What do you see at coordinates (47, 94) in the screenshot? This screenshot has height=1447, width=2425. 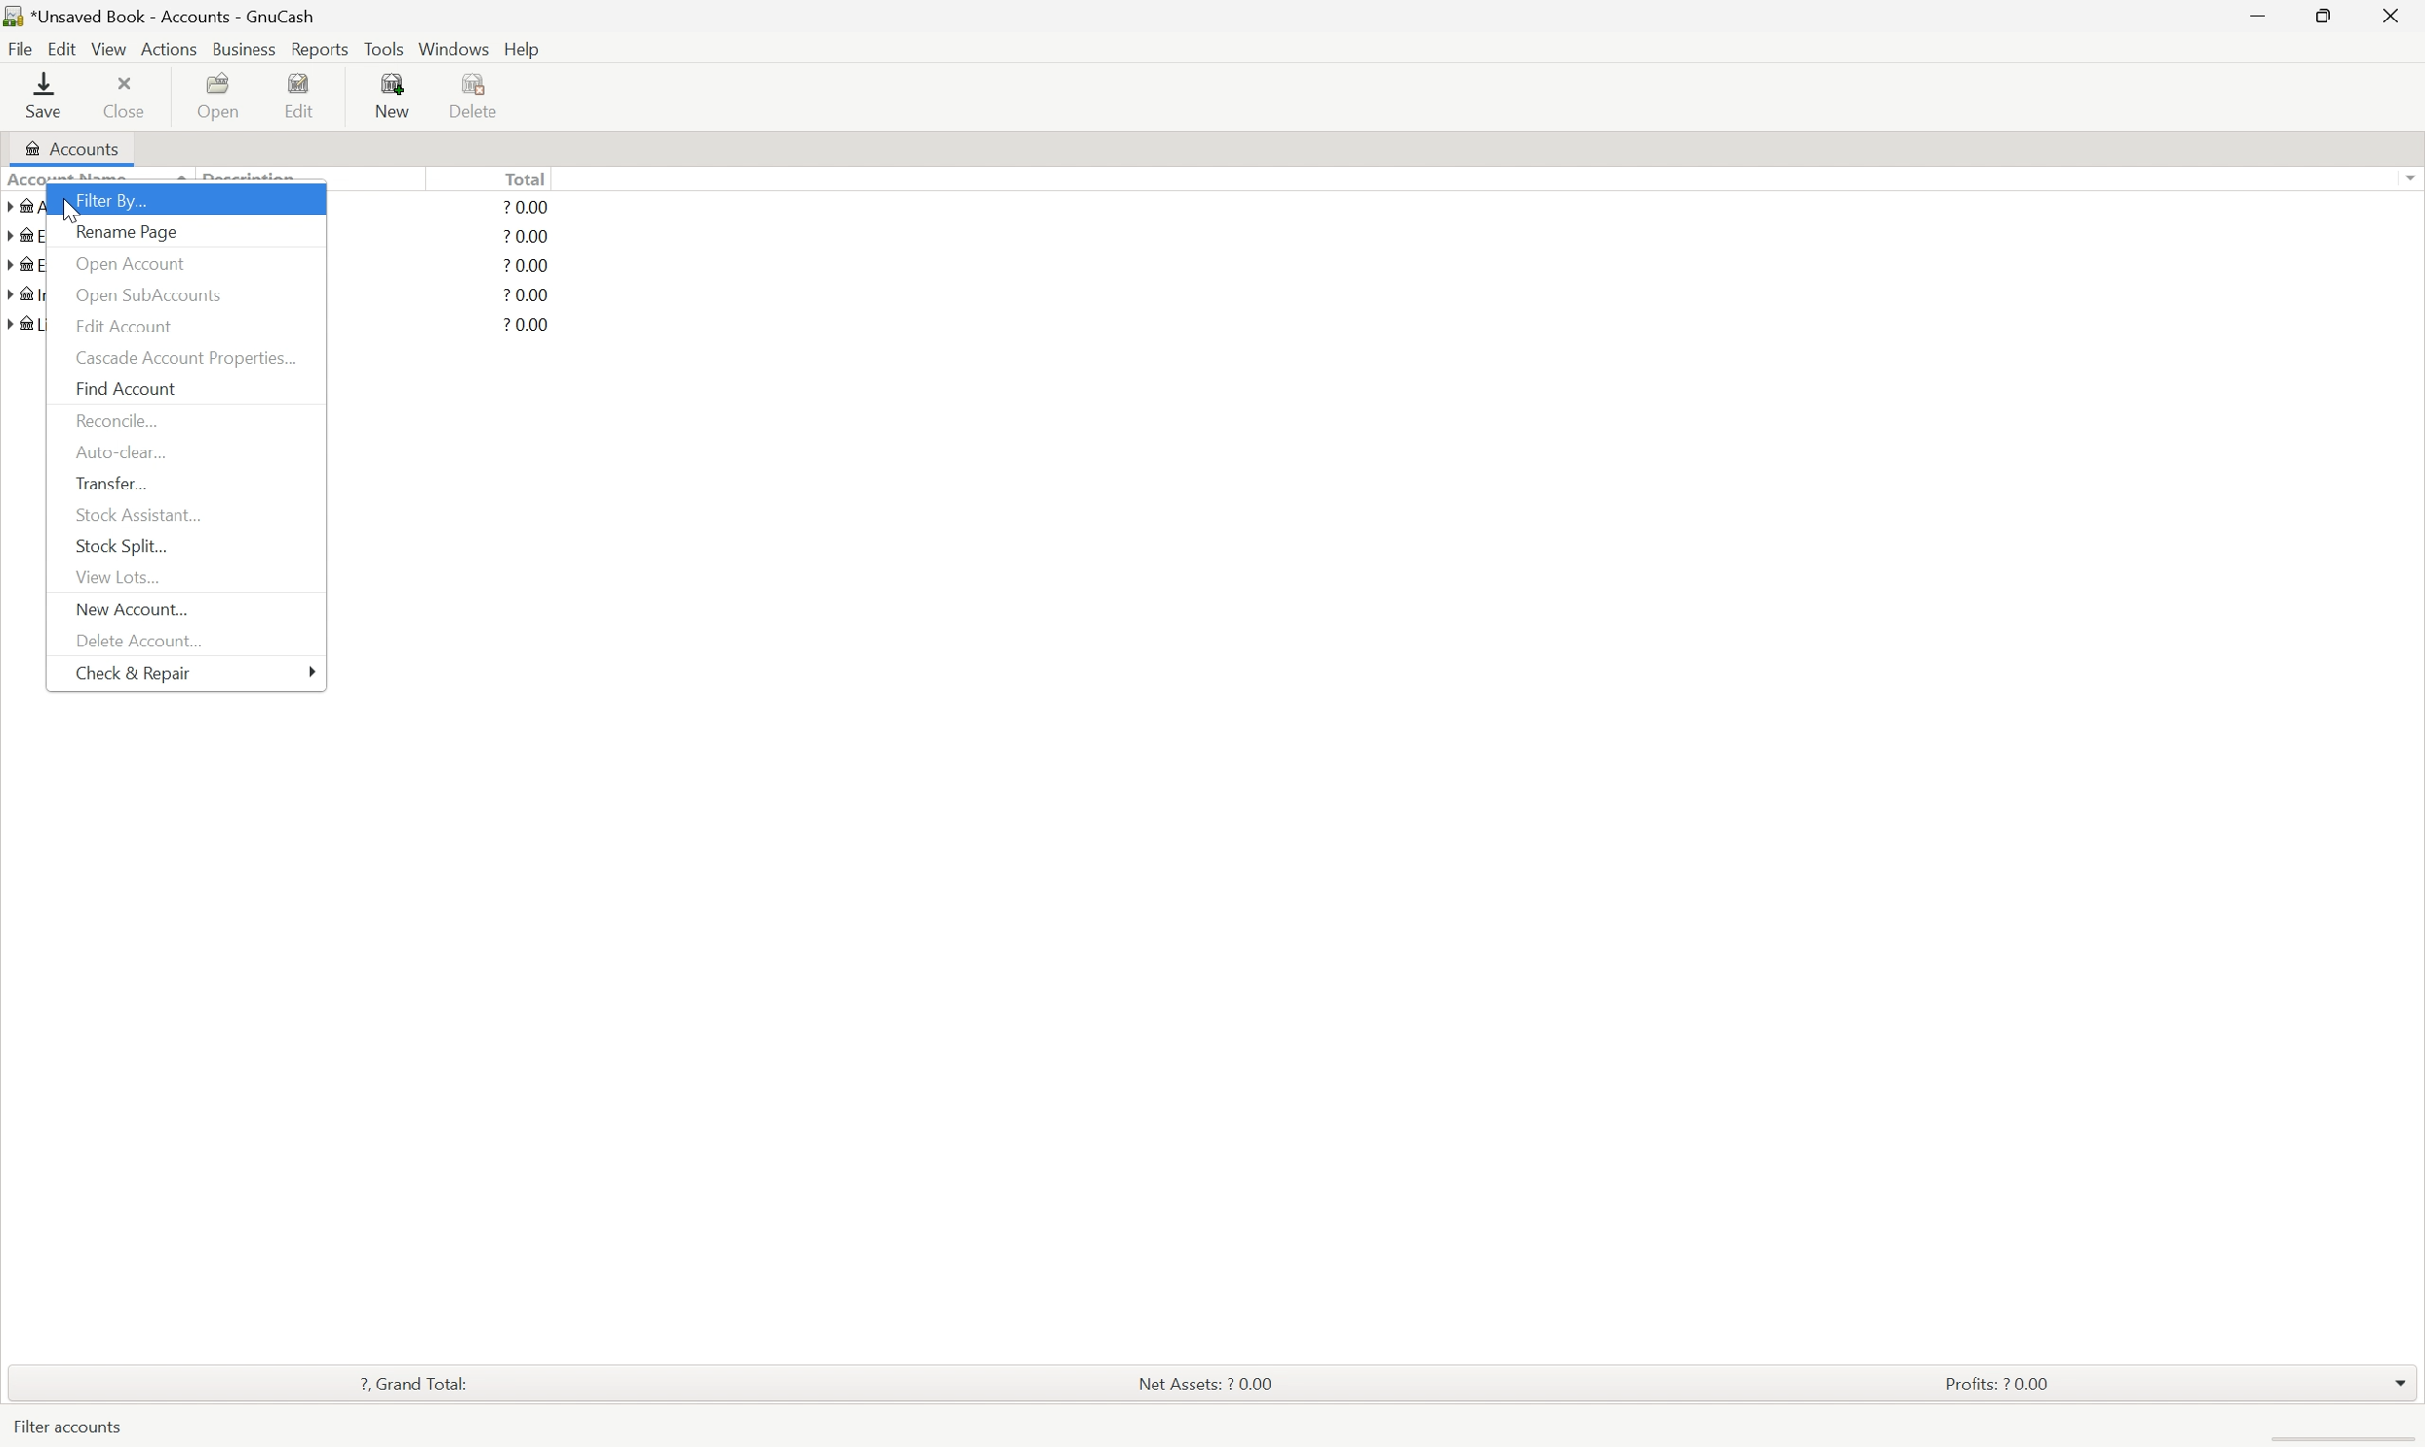 I see `save` at bounding box center [47, 94].